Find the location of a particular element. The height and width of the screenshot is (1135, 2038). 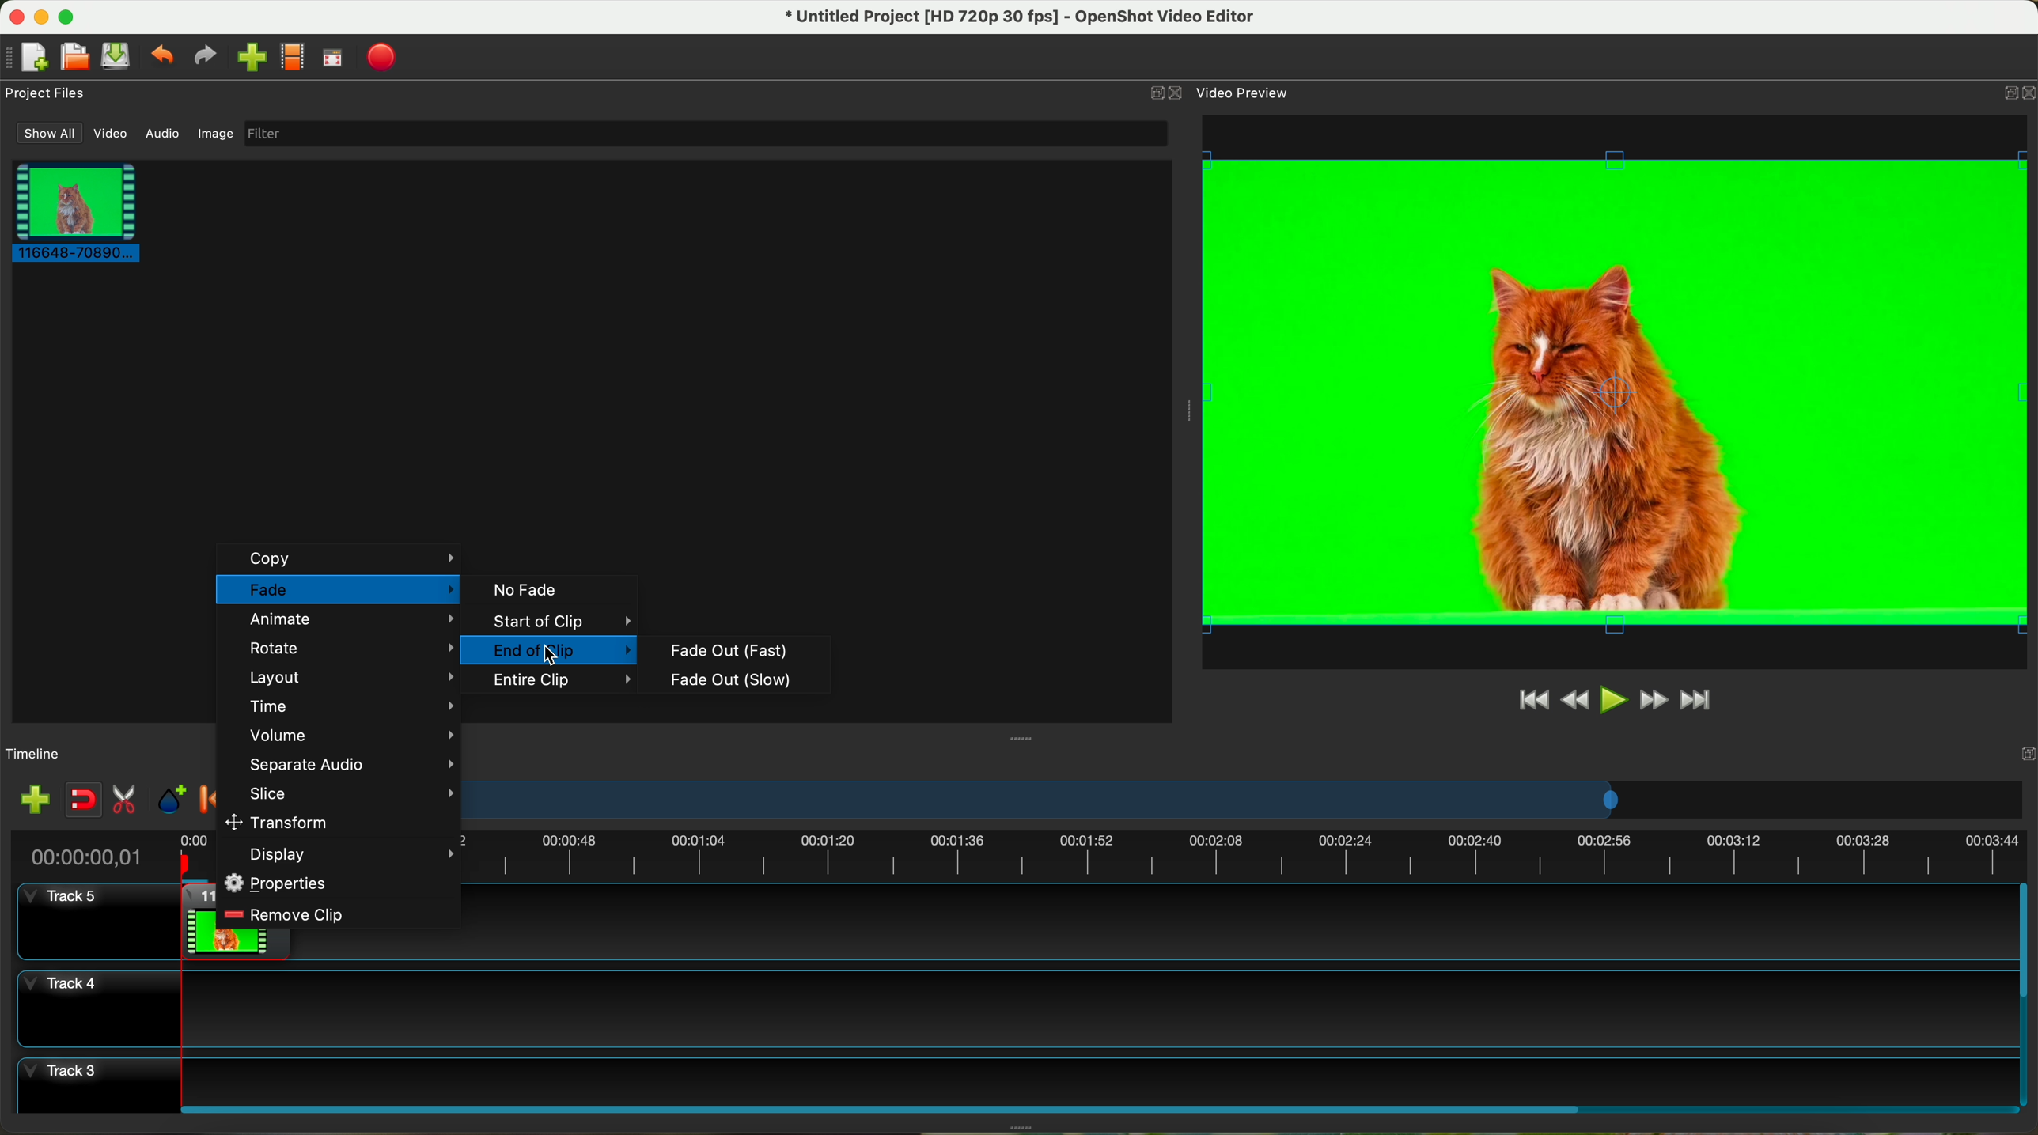

remove clip is located at coordinates (286, 914).